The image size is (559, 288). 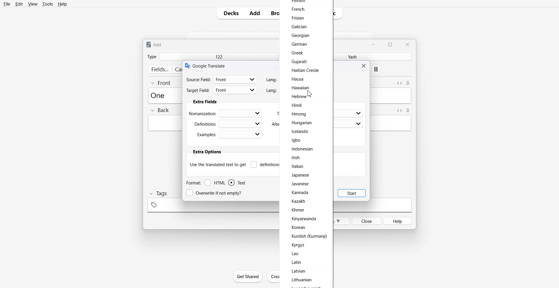 What do you see at coordinates (298, 78) in the screenshot?
I see `Hausa` at bounding box center [298, 78].